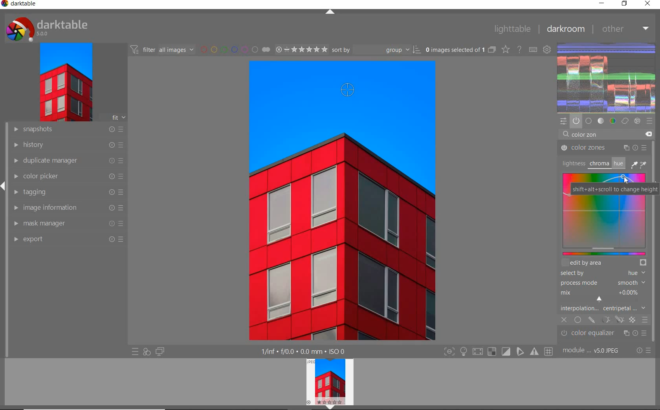  I want to click on reset or presets & preferences, so click(643, 351).